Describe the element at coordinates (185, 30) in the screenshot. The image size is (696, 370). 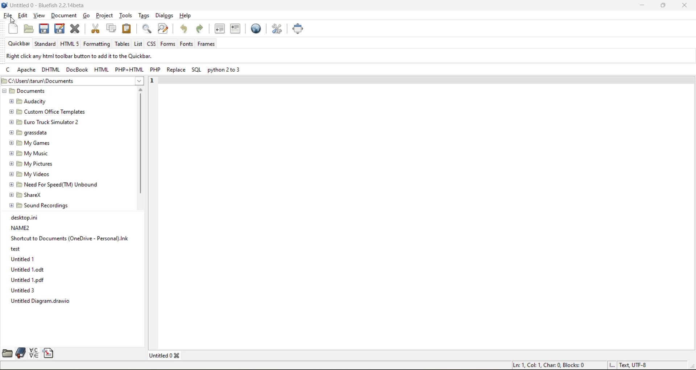
I see `undo` at that location.